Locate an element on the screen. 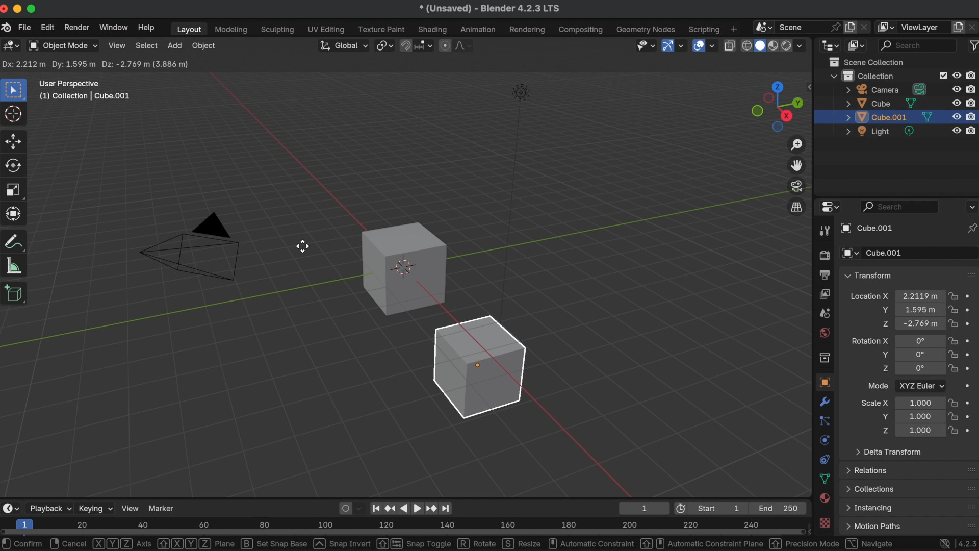  disable in render is located at coordinates (972, 116).